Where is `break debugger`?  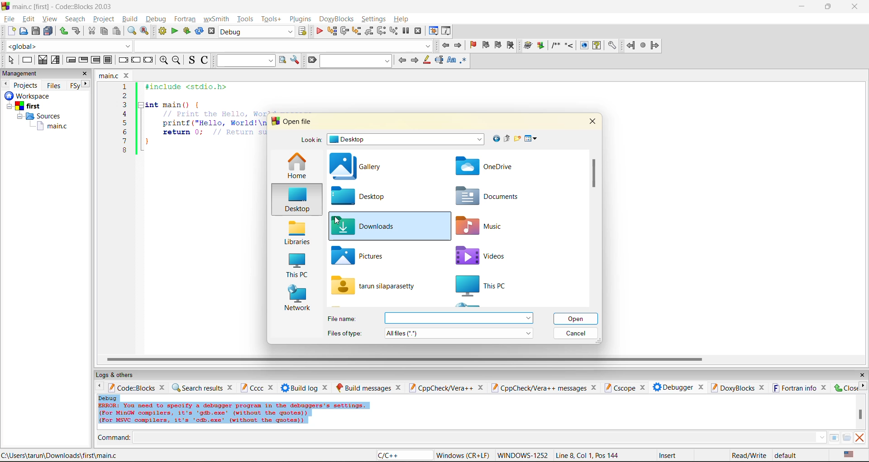 break debugger is located at coordinates (406, 31).